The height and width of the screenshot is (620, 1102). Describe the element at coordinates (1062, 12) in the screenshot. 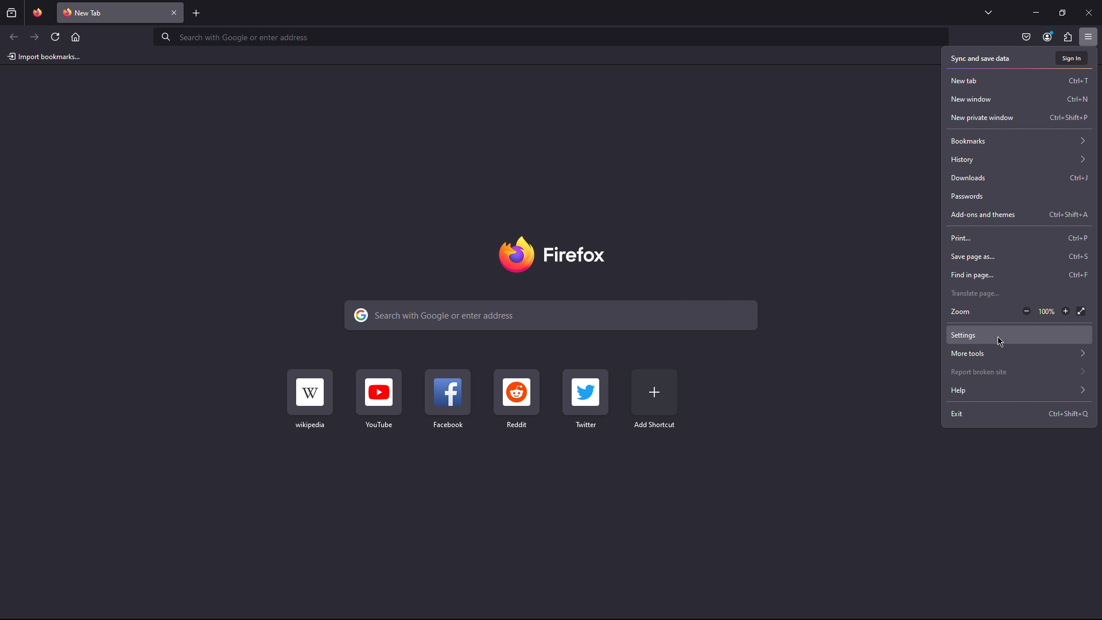

I see `Maximize` at that location.